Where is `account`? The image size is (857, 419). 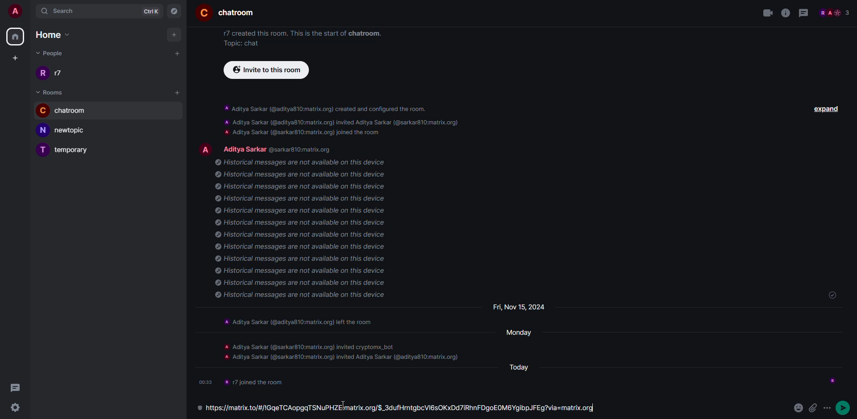
account is located at coordinates (15, 11).